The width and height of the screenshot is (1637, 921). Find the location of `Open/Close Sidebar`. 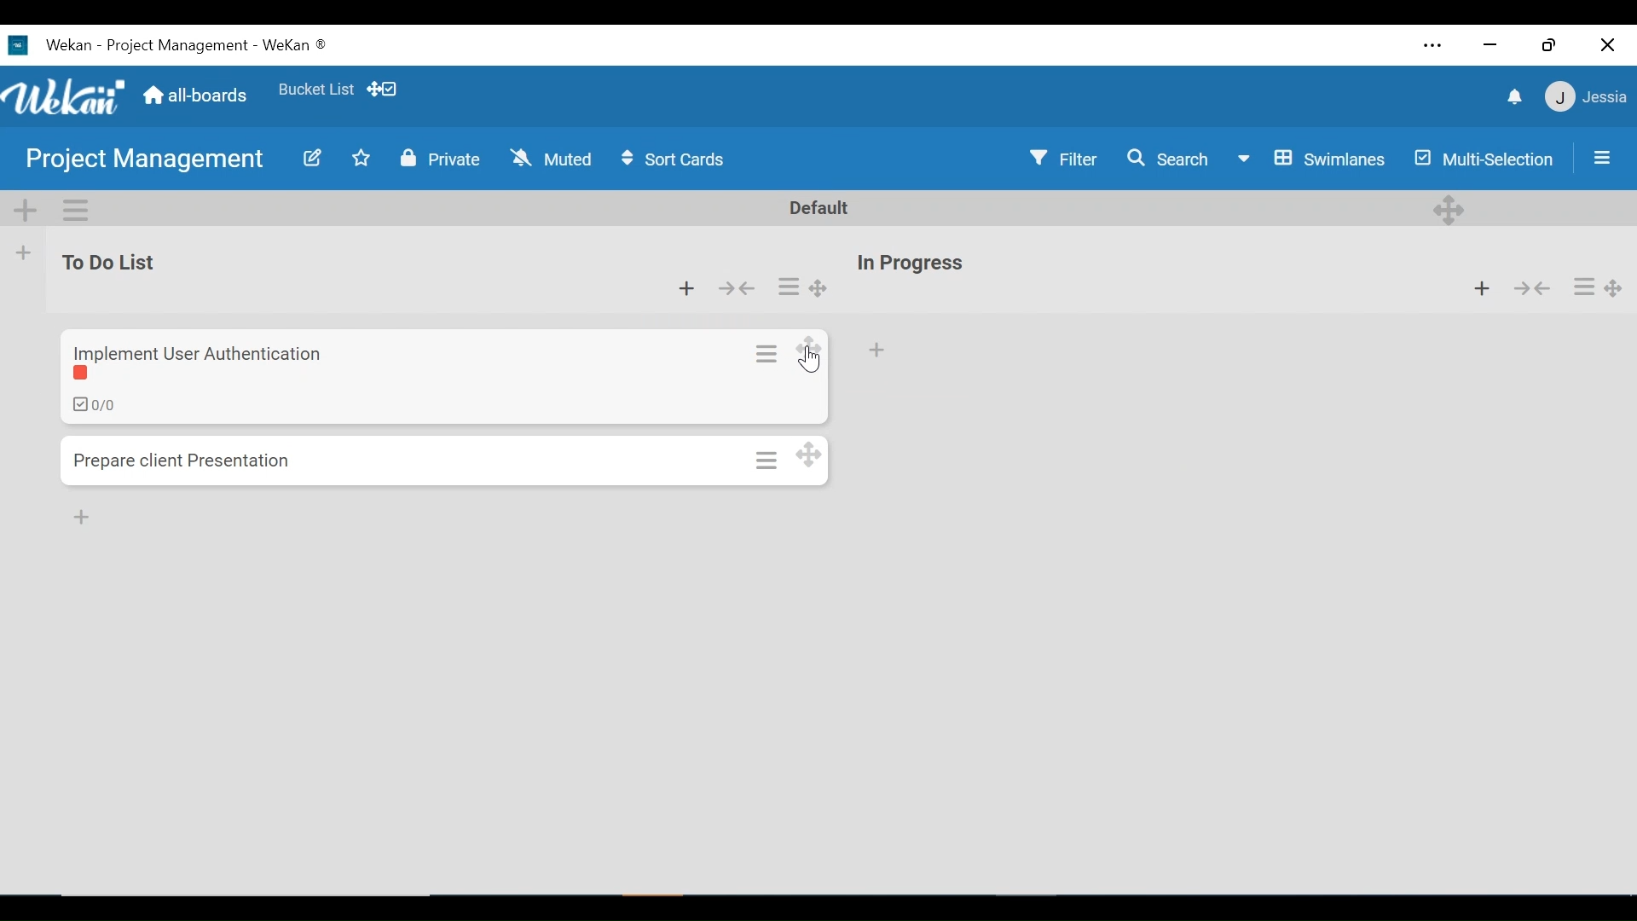

Open/Close Sidebar is located at coordinates (1600, 159).